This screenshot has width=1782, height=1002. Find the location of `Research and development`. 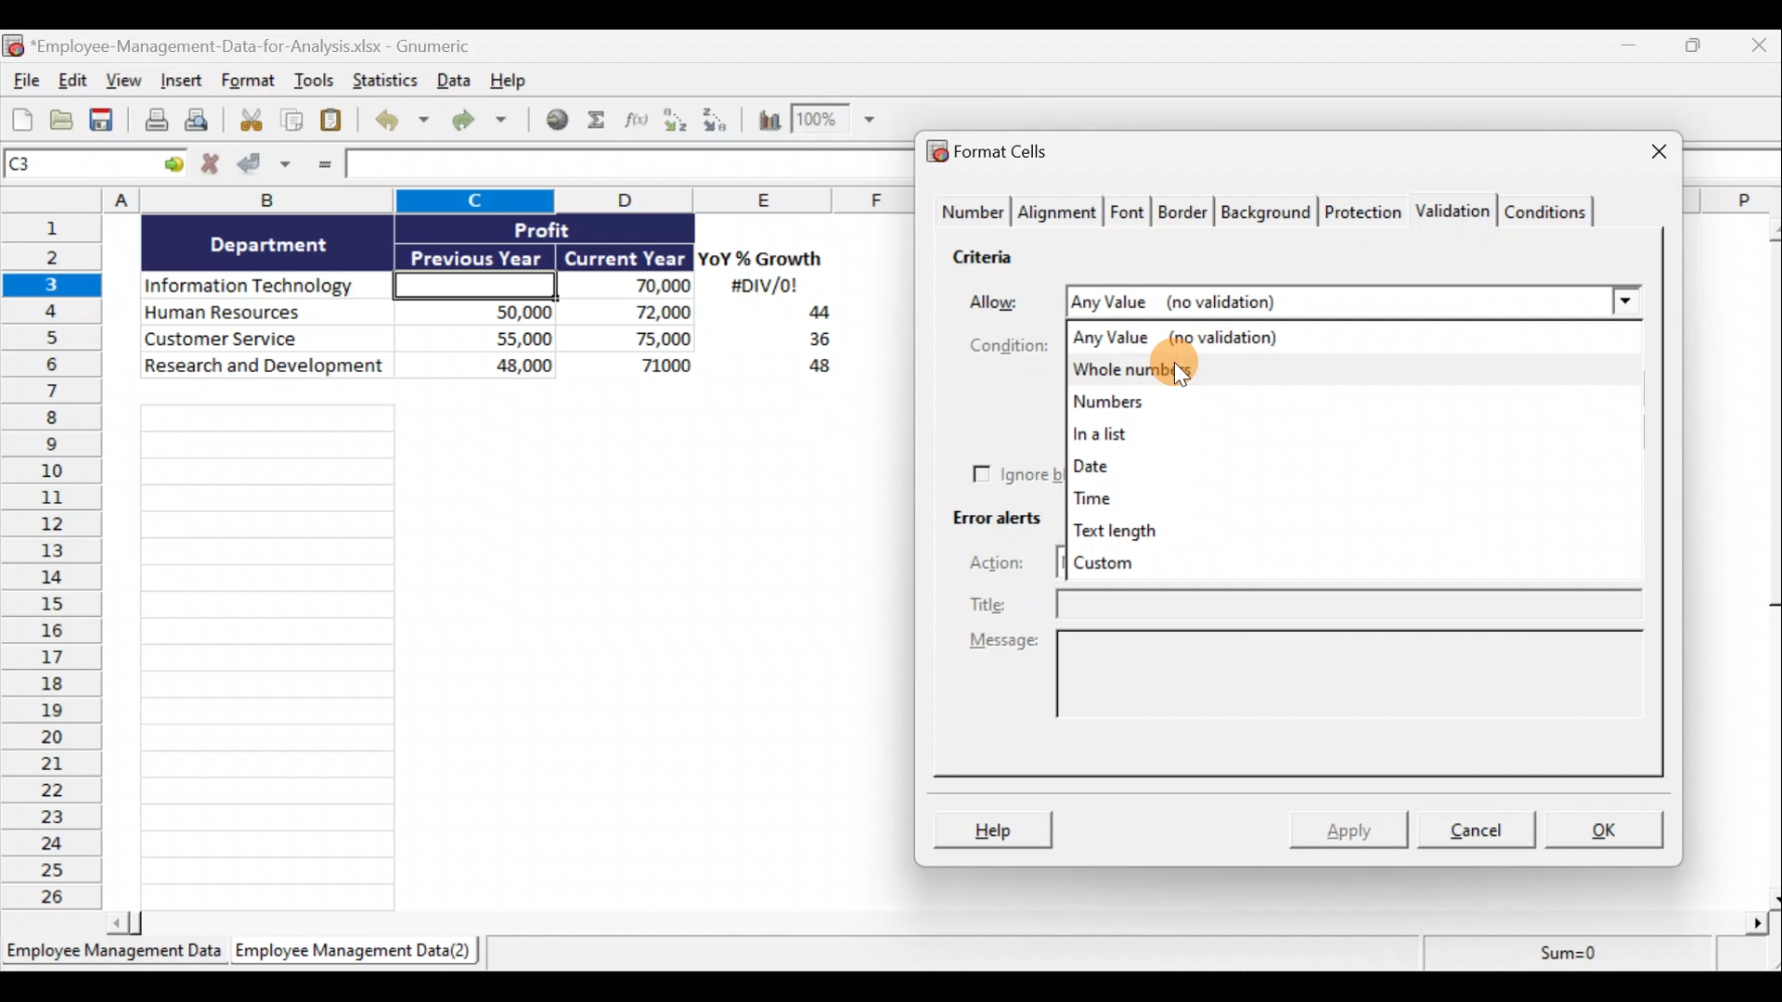

Research and development is located at coordinates (265, 367).